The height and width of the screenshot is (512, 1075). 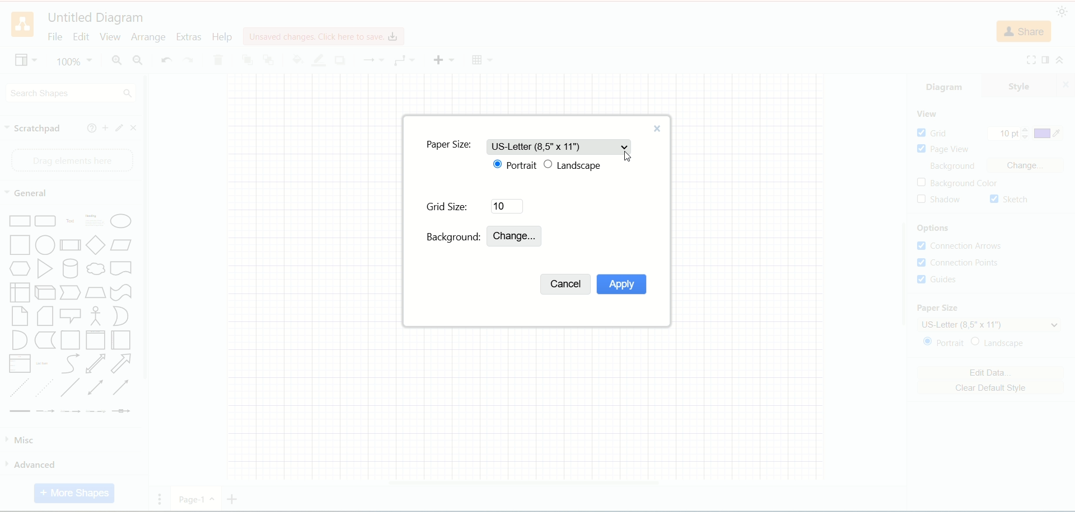 What do you see at coordinates (122, 412) in the screenshot?
I see `Connector with Icon Symbol` at bounding box center [122, 412].